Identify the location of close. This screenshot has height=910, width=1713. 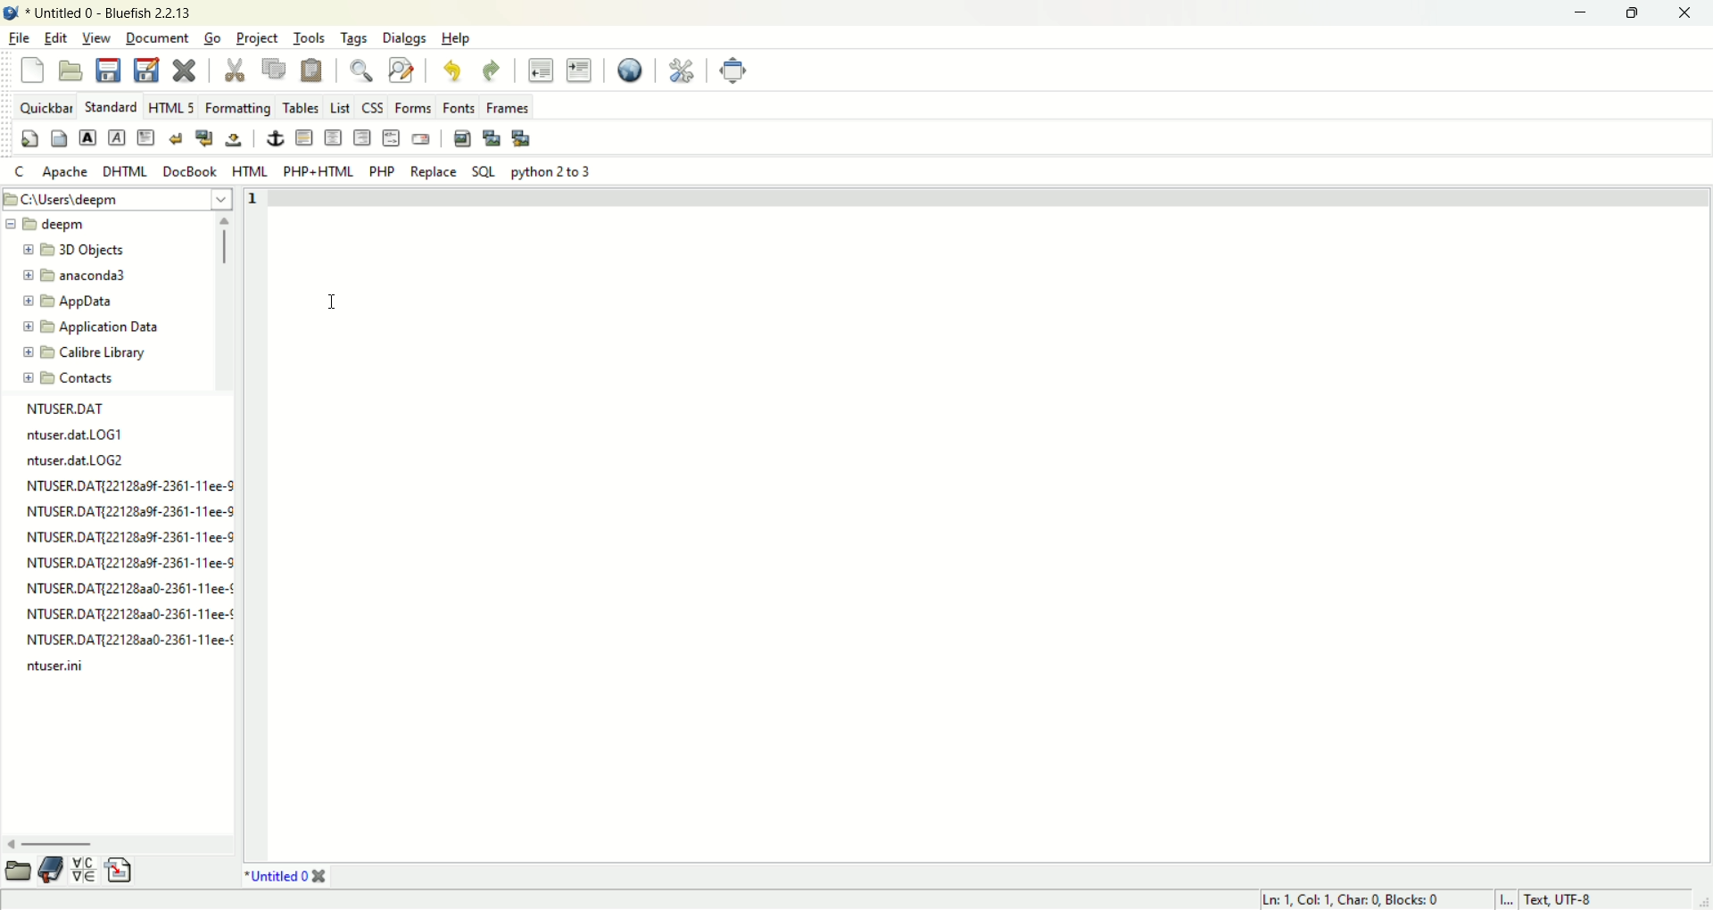
(1686, 15).